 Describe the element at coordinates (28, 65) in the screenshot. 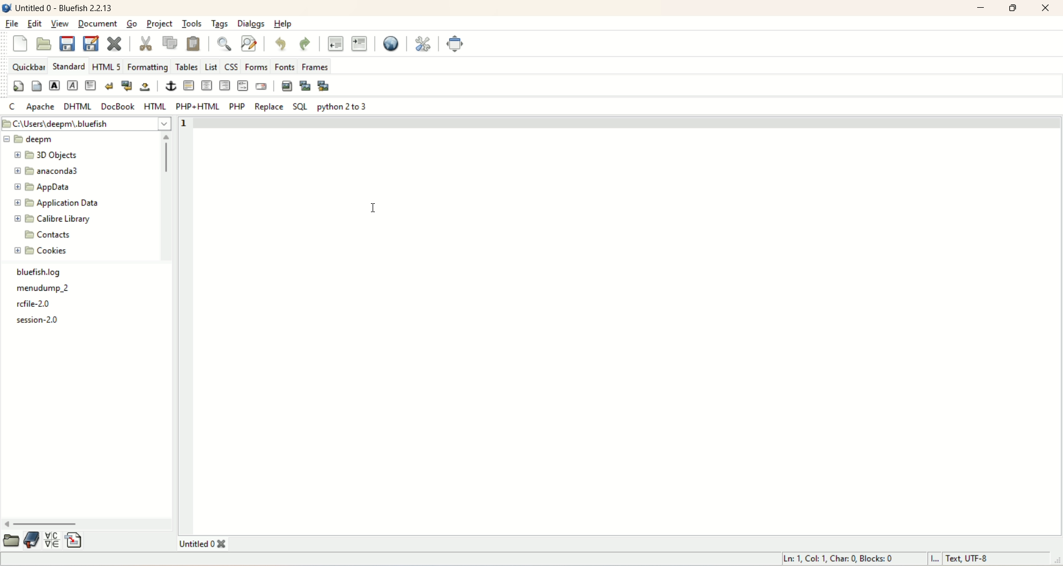

I see `quickbar` at that location.